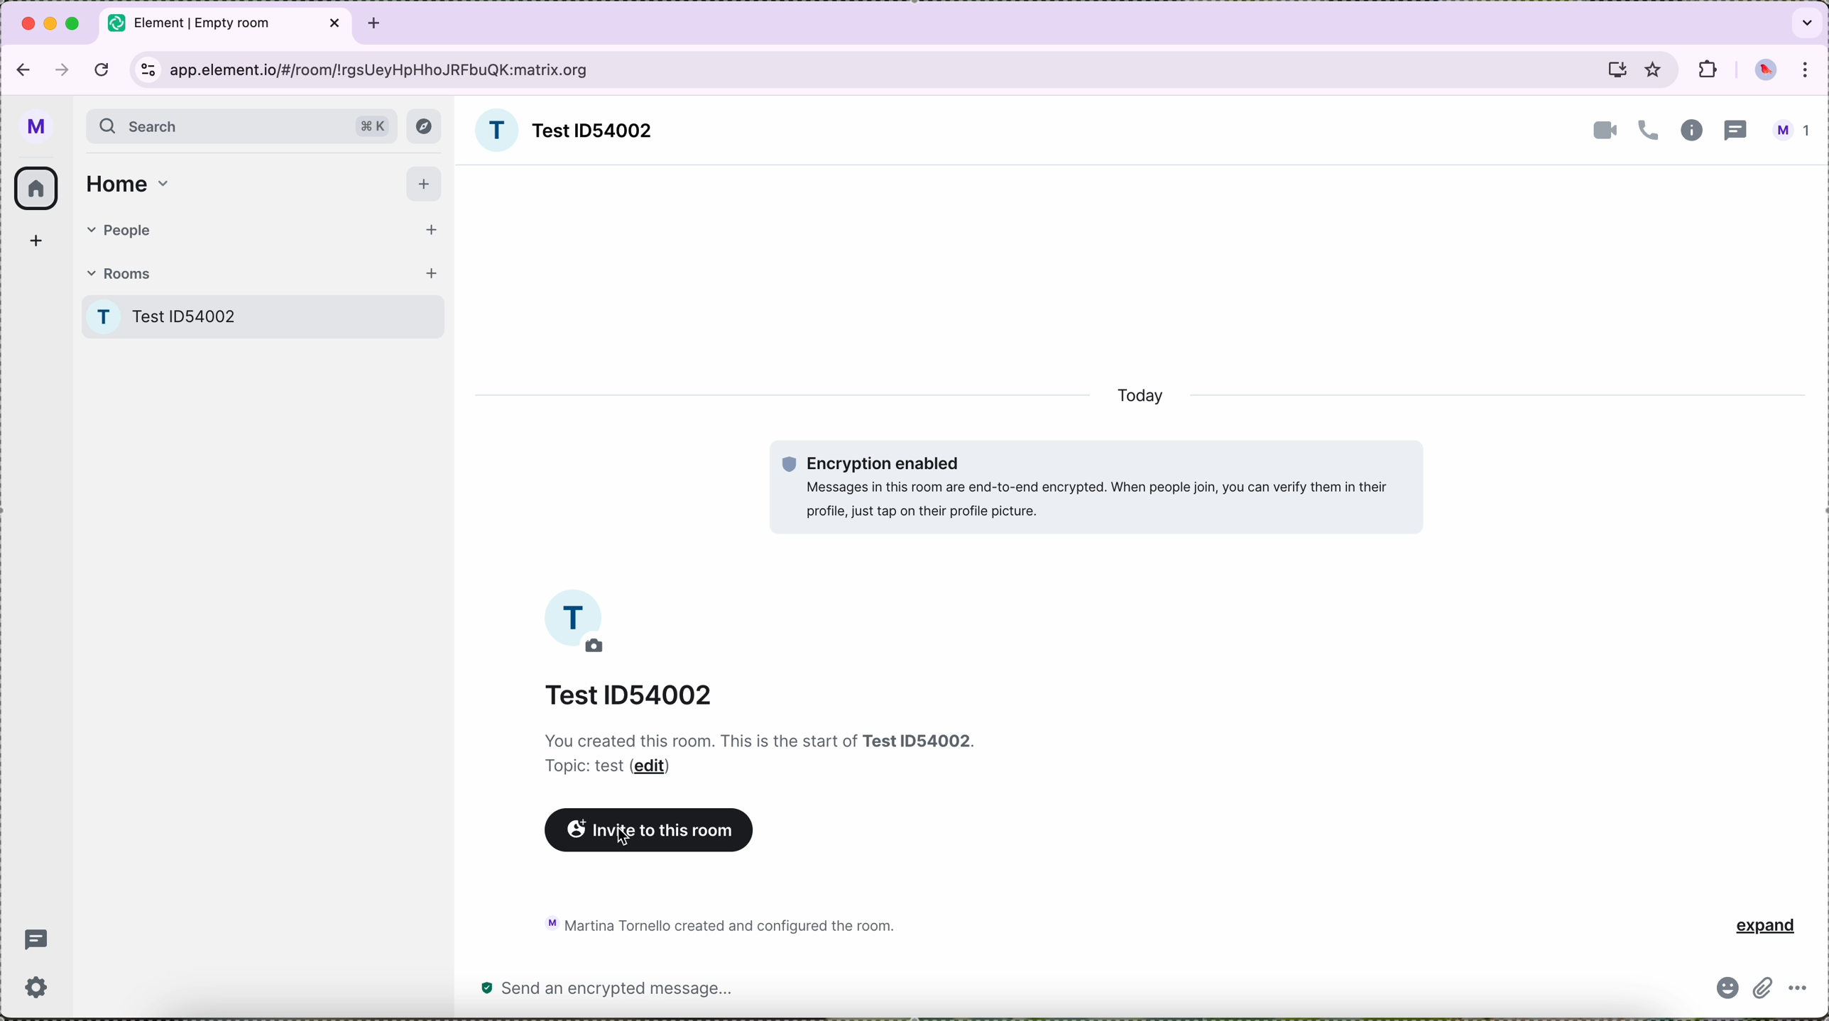  Describe the element at coordinates (635, 695) in the screenshot. I see `Test ID 54002` at that location.